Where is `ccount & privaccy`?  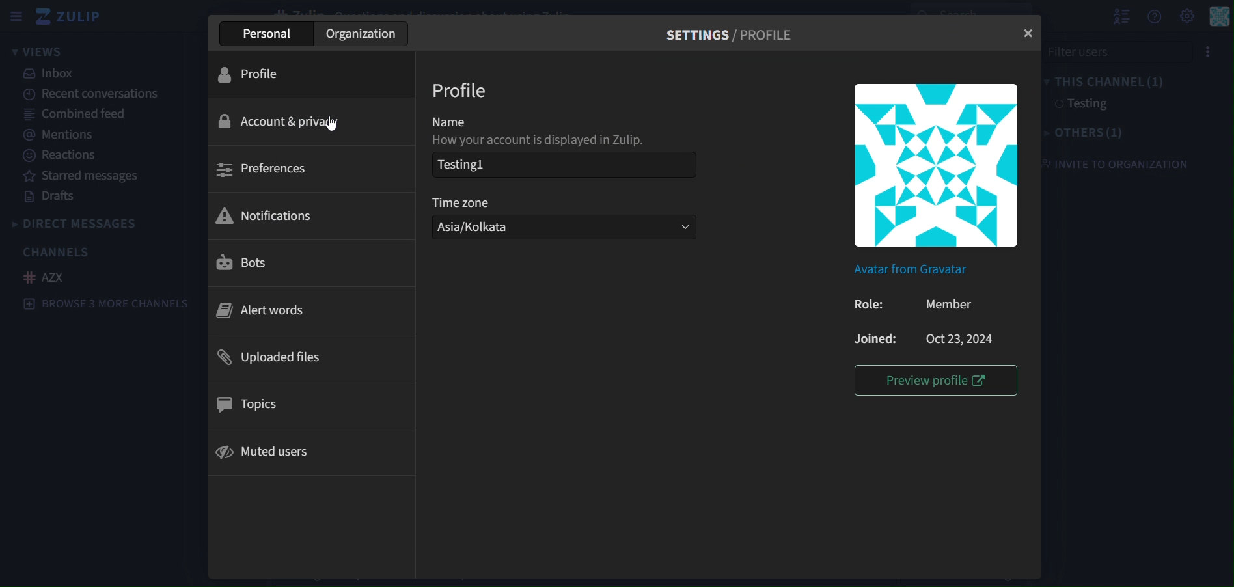
ccount & privaccy is located at coordinates (282, 122).